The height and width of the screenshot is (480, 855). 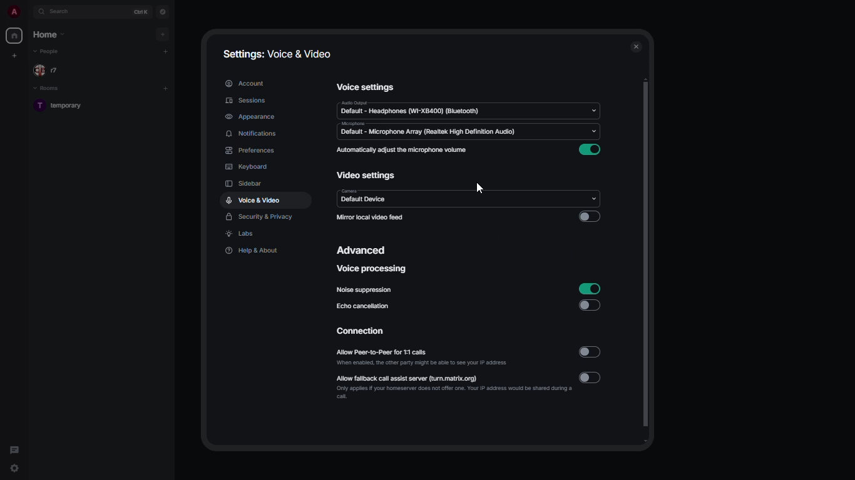 I want to click on drop down, so click(x=595, y=132).